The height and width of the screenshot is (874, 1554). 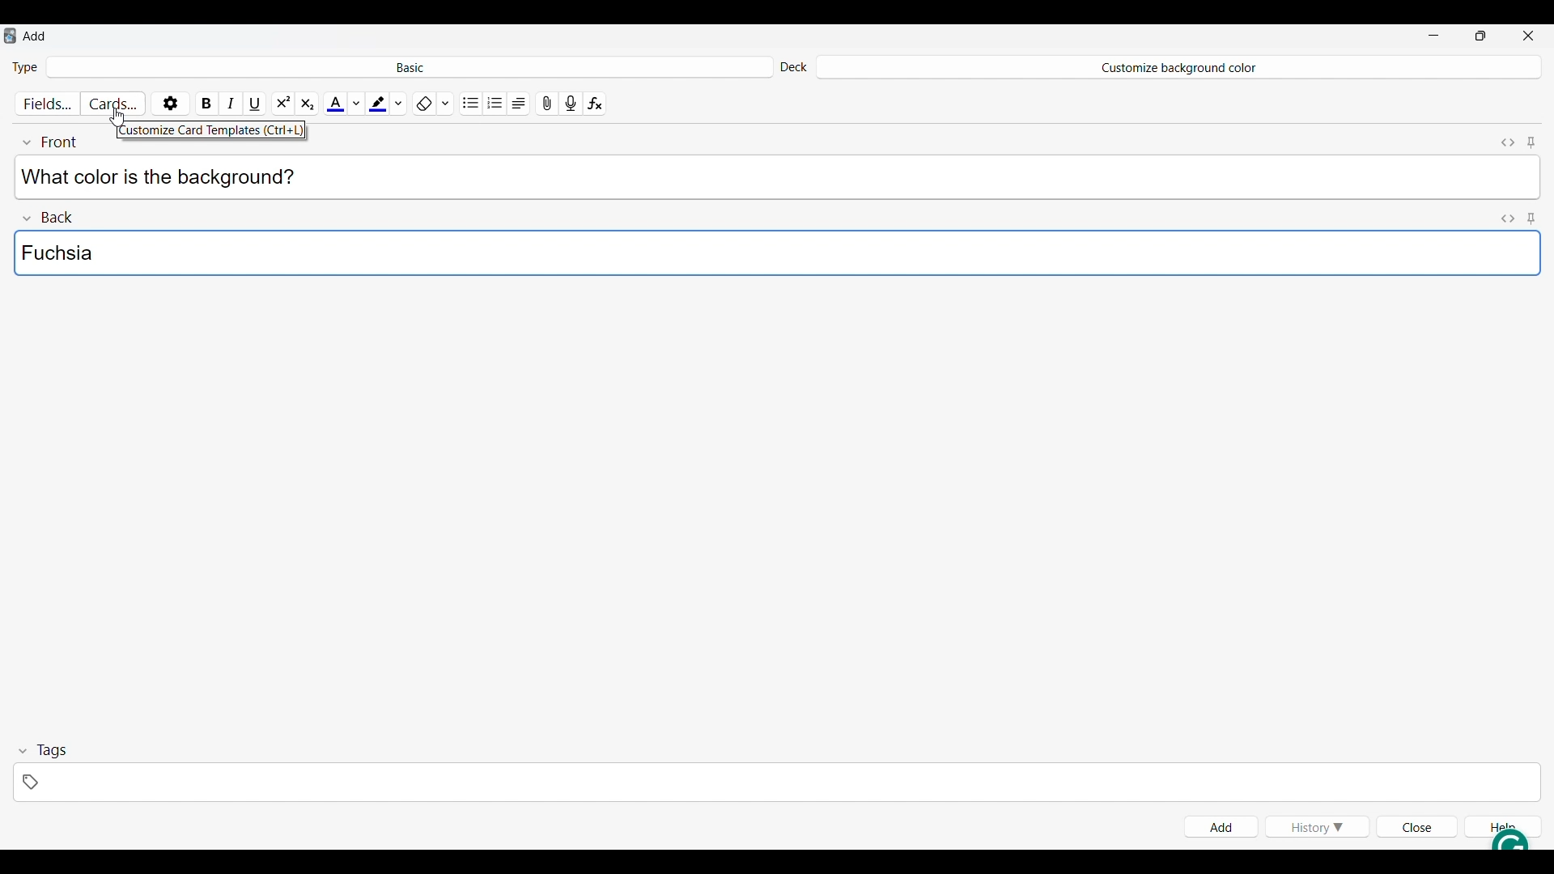 I want to click on Customize cards, so click(x=113, y=100).